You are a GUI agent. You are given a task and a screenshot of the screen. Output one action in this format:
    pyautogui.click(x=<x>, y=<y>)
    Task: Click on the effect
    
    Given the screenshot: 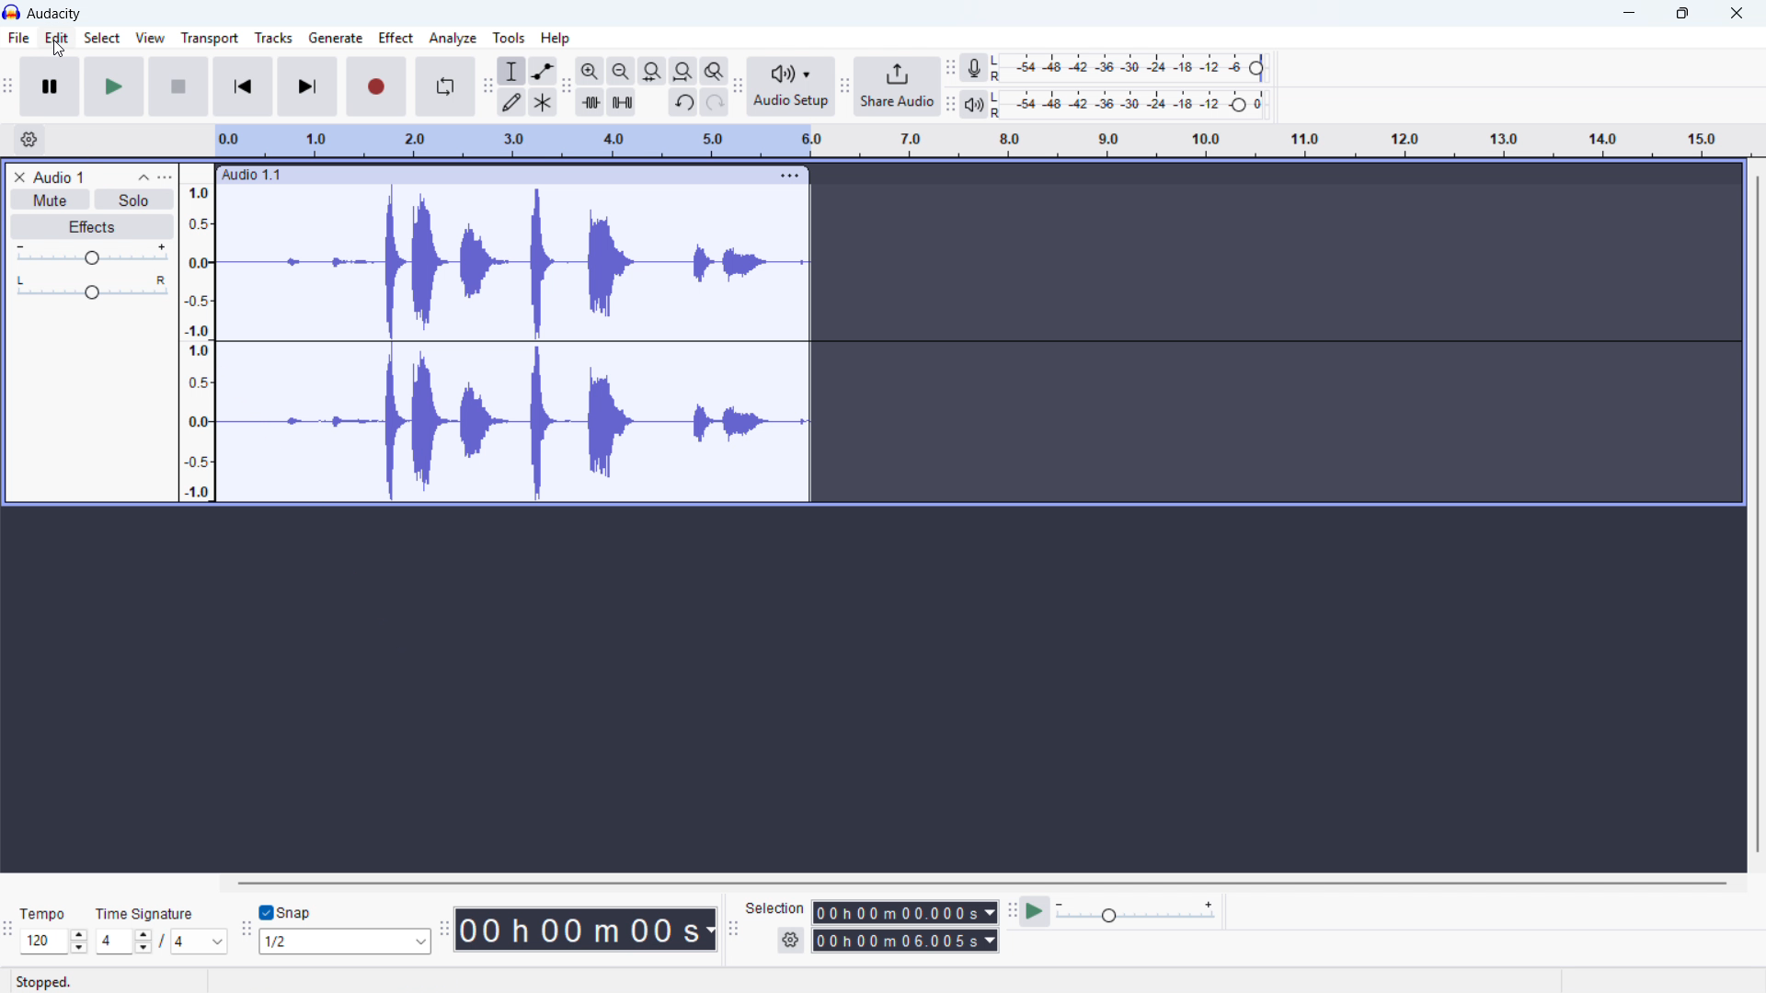 What is the action you would take?
    pyautogui.click(x=90, y=227)
    